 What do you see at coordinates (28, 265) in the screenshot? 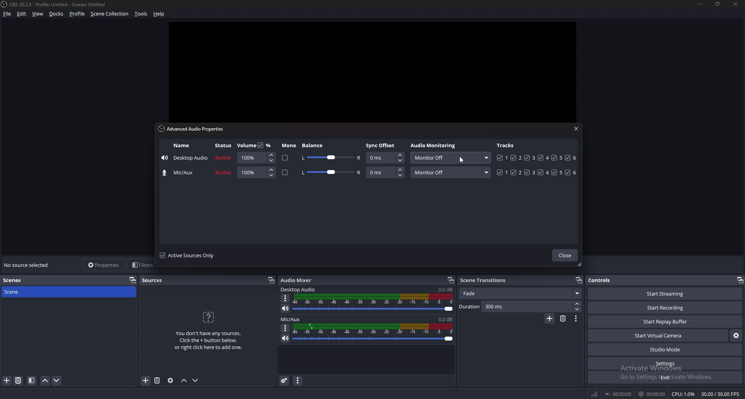
I see `no source selected` at bounding box center [28, 265].